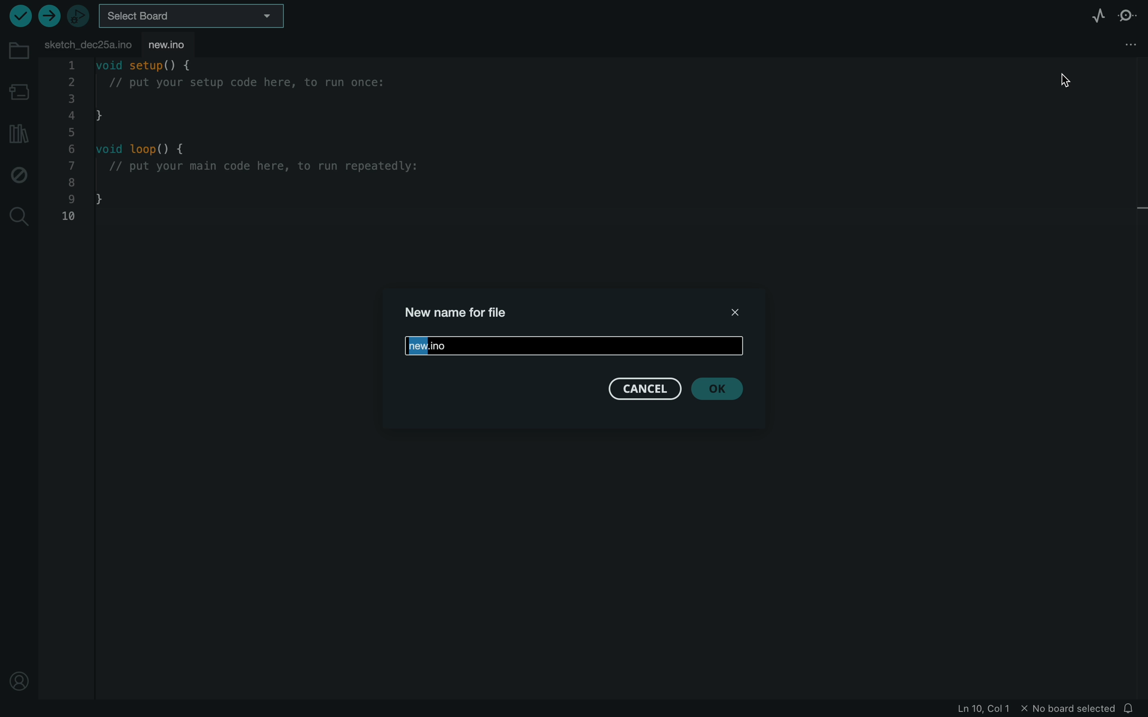 The height and width of the screenshot is (717, 1148). What do you see at coordinates (18, 51) in the screenshot?
I see `folder` at bounding box center [18, 51].